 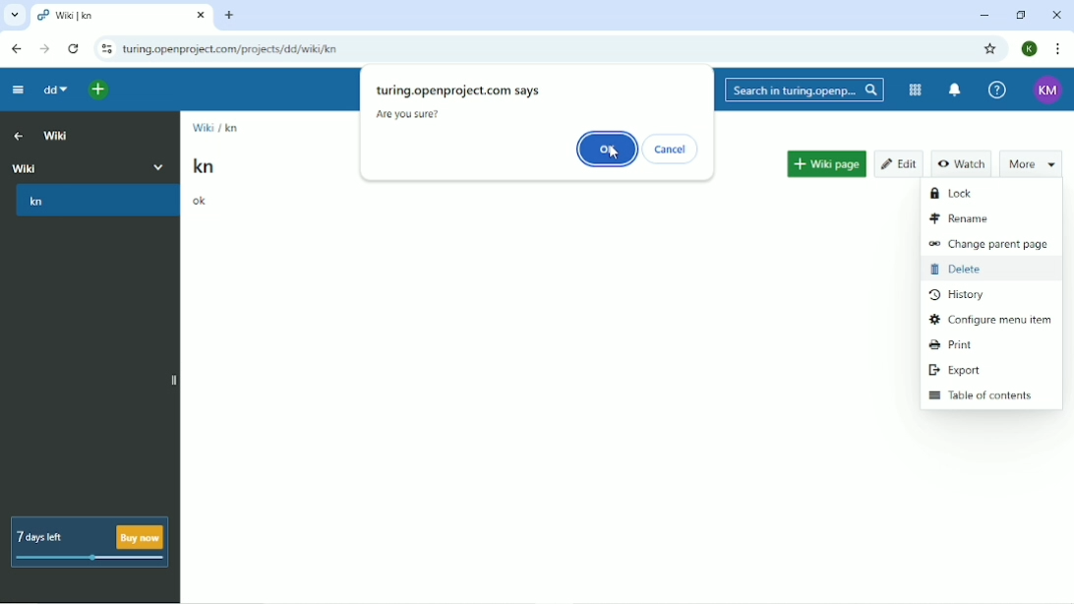 What do you see at coordinates (828, 159) in the screenshot?
I see `Wiki page` at bounding box center [828, 159].